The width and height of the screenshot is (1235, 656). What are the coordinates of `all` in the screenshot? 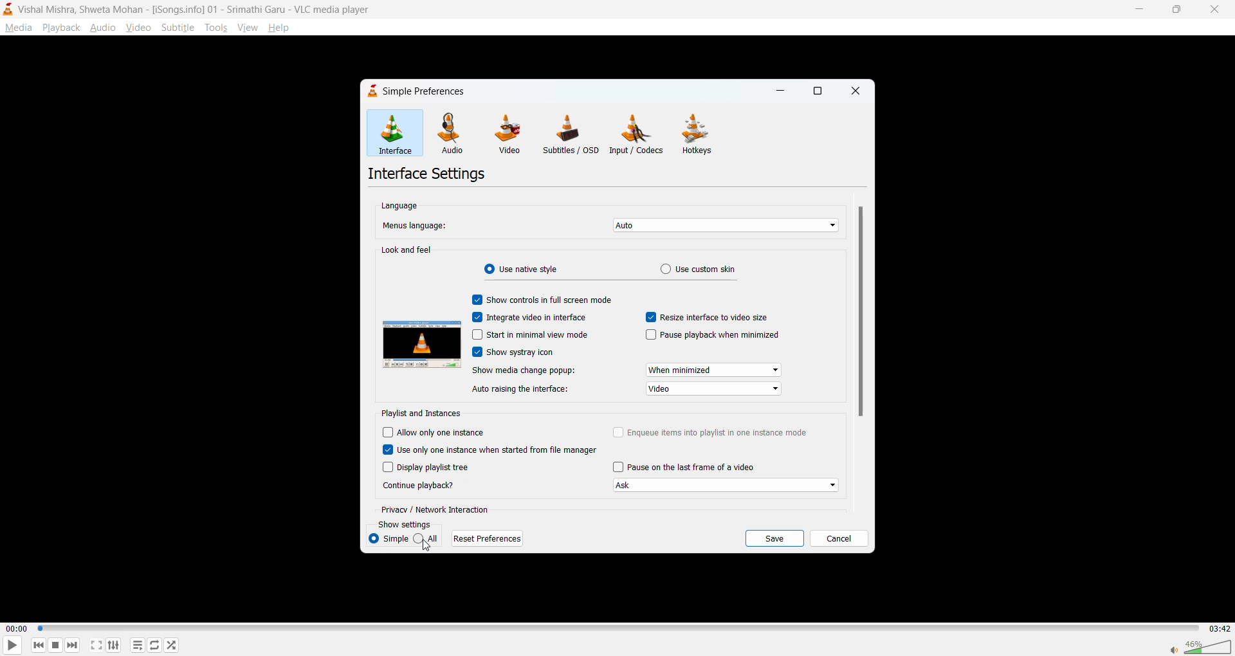 It's located at (429, 539).